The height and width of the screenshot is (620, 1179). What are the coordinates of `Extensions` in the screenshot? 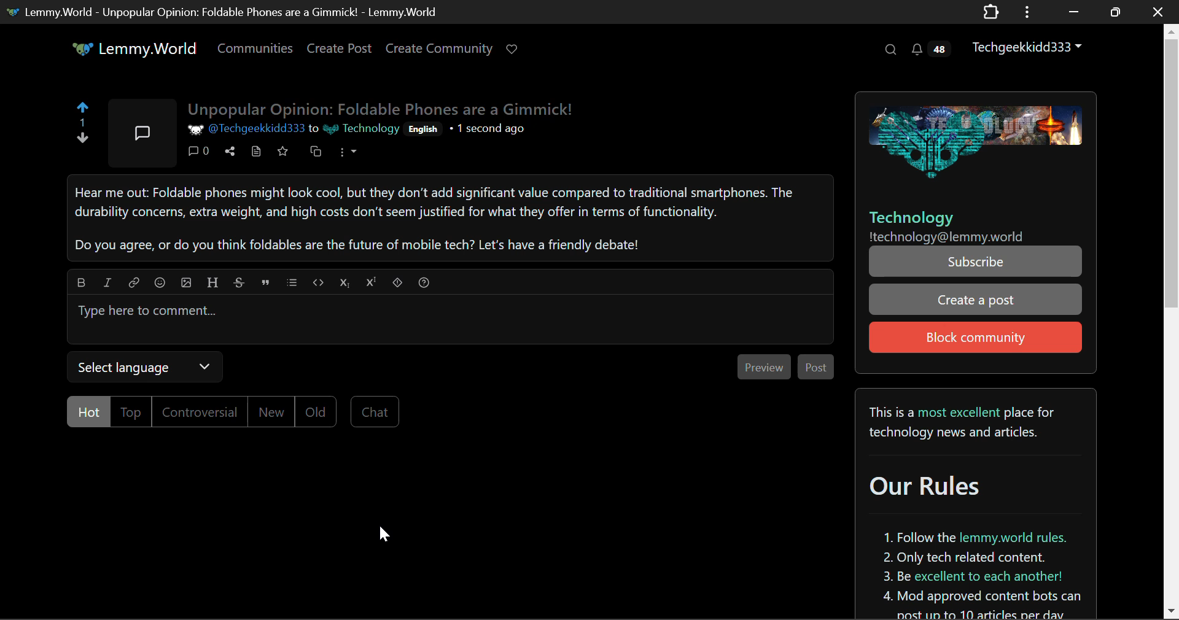 It's located at (990, 11).